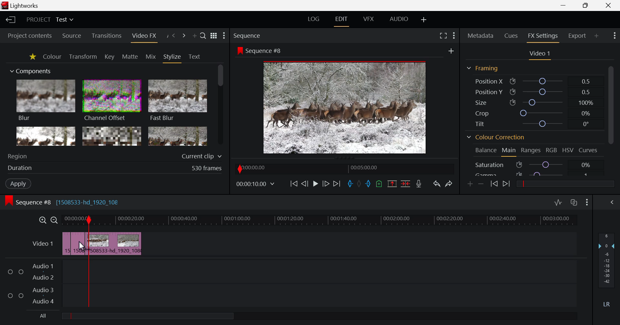 Image resolution: width=620 pixels, height=325 pixels. Describe the element at coordinates (508, 151) in the screenshot. I see `Main Tab Open` at that location.